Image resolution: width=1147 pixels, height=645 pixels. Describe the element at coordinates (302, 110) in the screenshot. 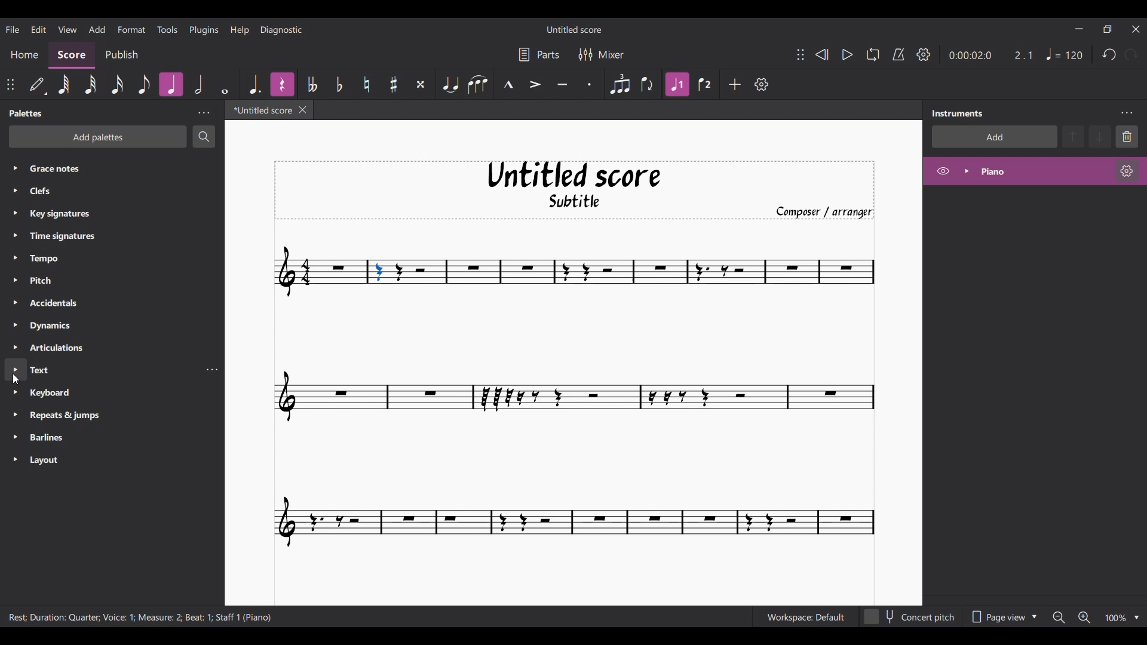

I see `Close tab` at that location.